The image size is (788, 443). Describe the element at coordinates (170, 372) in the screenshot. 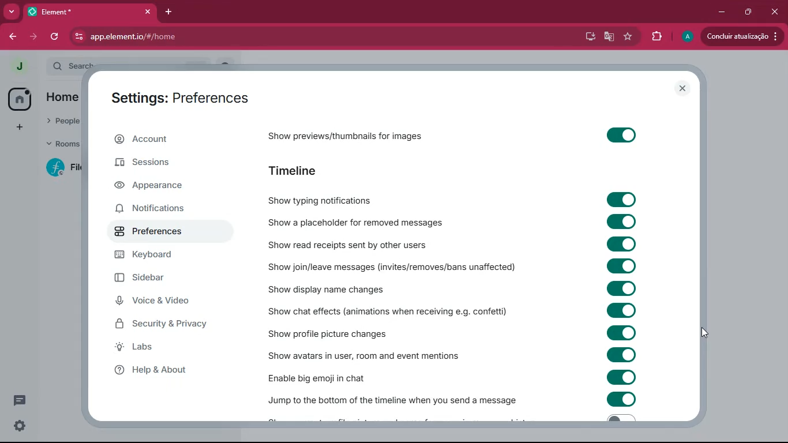

I see `help & about` at that location.